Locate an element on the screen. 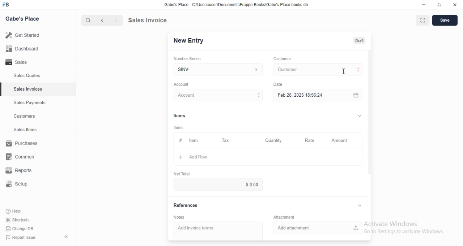  Purchases is located at coordinates (23, 144).